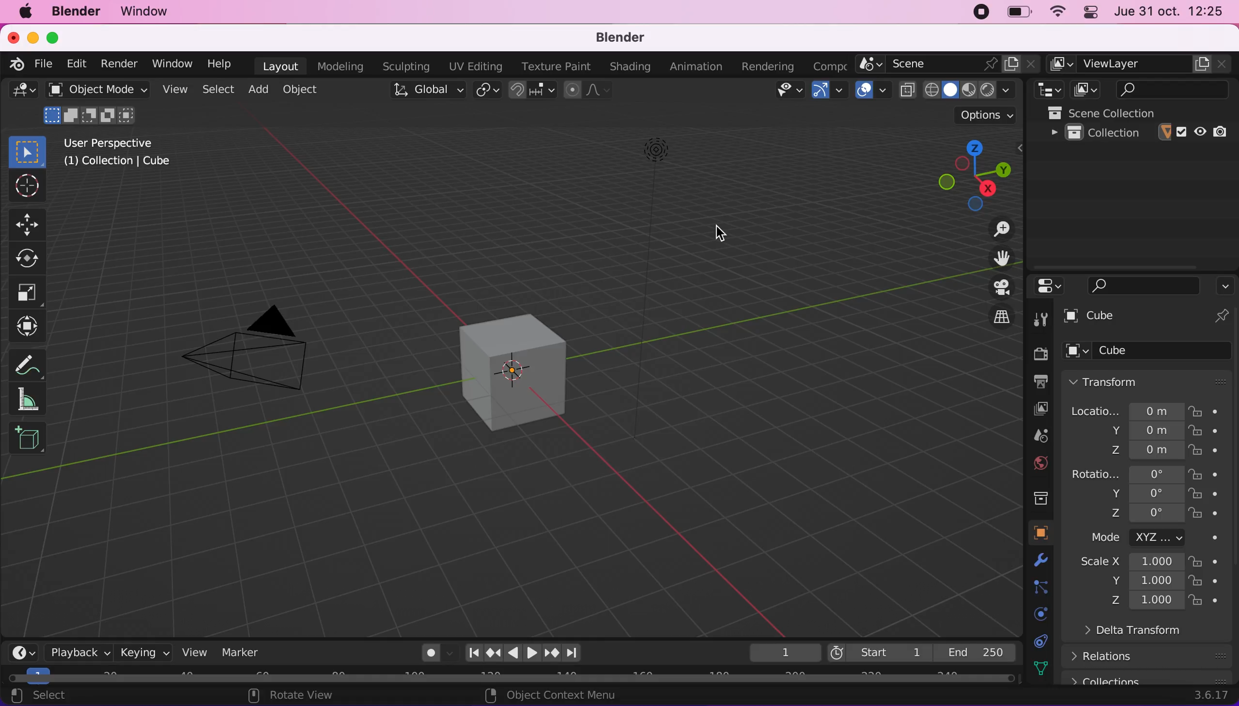 The width and height of the screenshot is (1239, 706). Describe the element at coordinates (512, 654) in the screenshot. I see `Play animation` at that location.